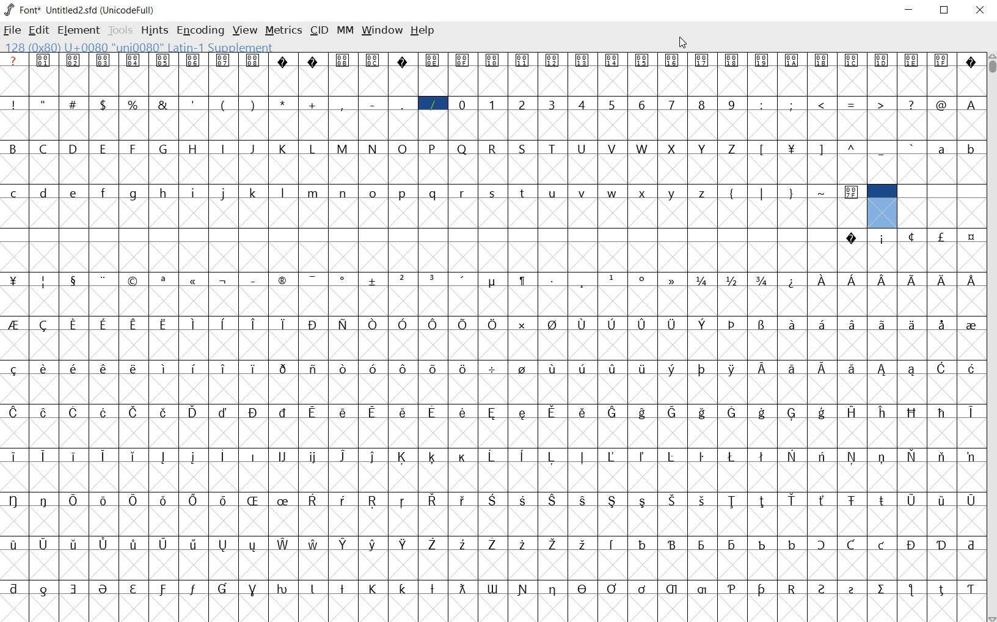 The image size is (997, 622). I want to click on Symbol, so click(611, 456).